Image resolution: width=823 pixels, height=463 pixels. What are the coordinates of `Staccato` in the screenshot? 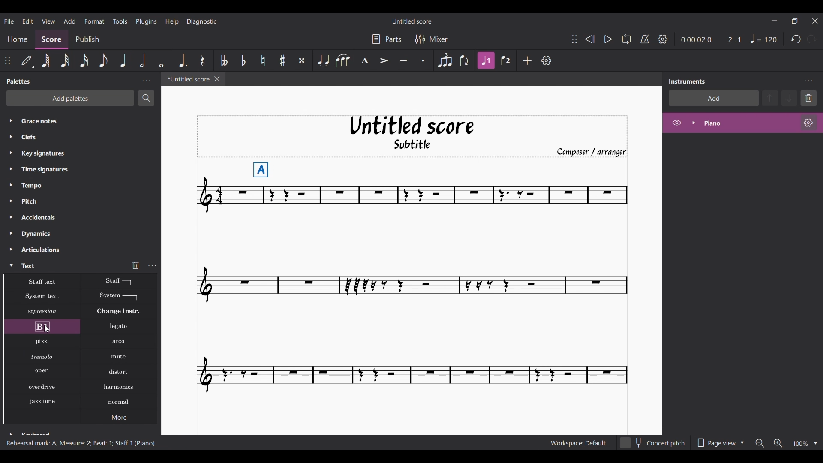 It's located at (422, 61).